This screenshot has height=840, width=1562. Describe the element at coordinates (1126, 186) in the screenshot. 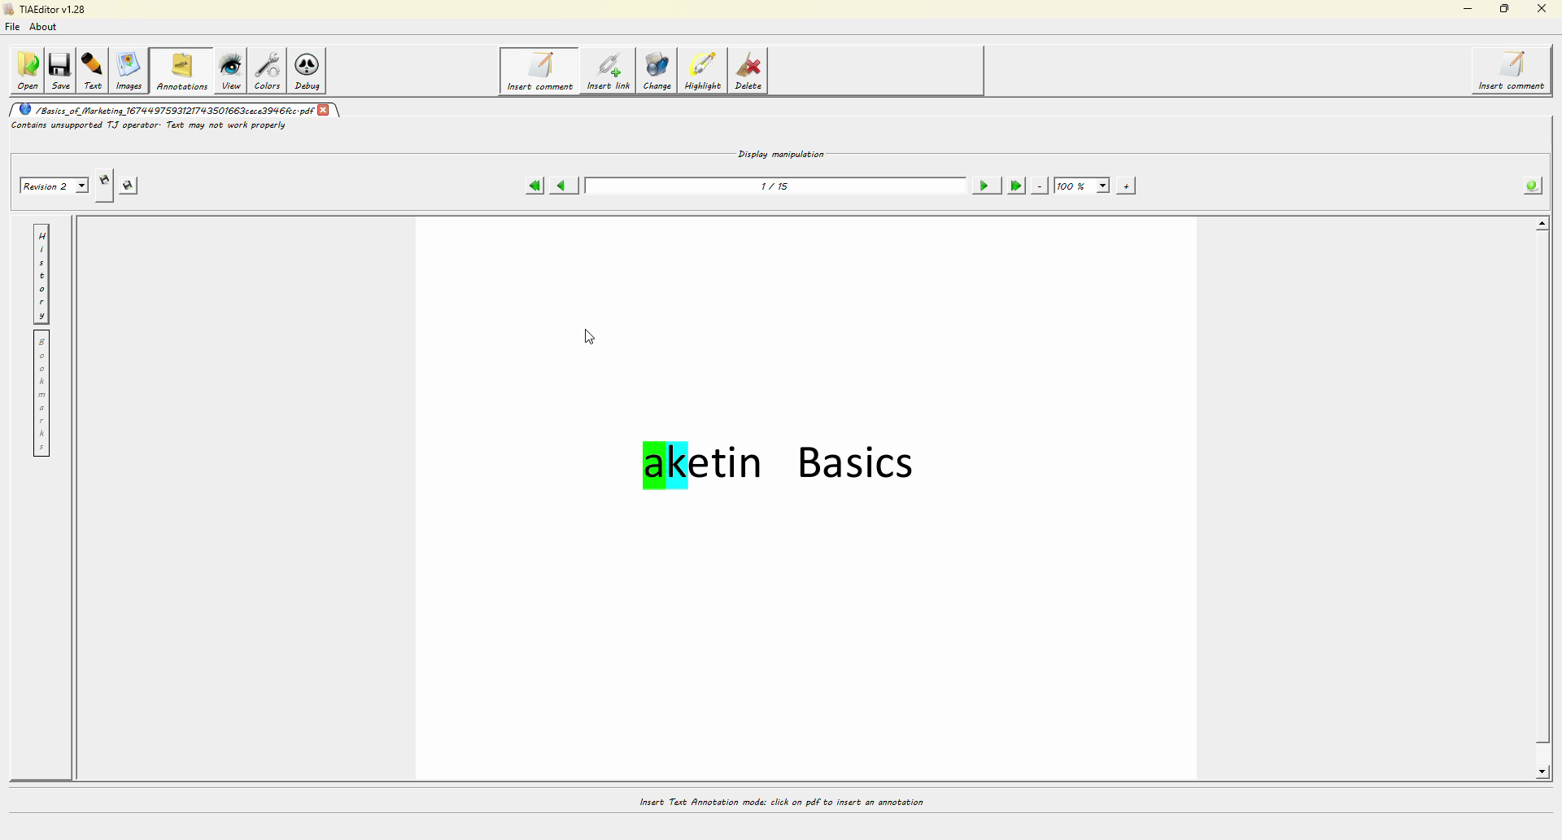

I see `zoom in` at that location.